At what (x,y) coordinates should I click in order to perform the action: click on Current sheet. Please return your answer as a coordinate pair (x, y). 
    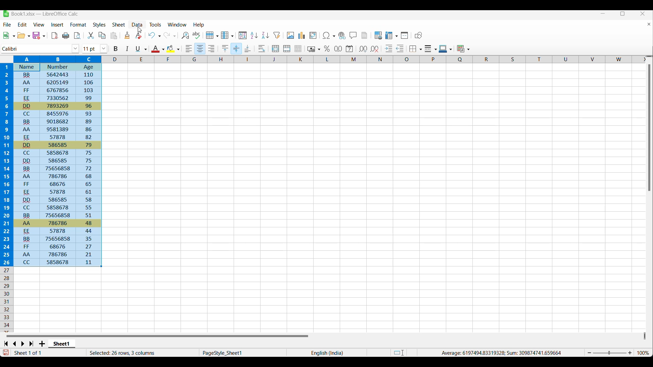
    Looking at the image, I should click on (62, 344).